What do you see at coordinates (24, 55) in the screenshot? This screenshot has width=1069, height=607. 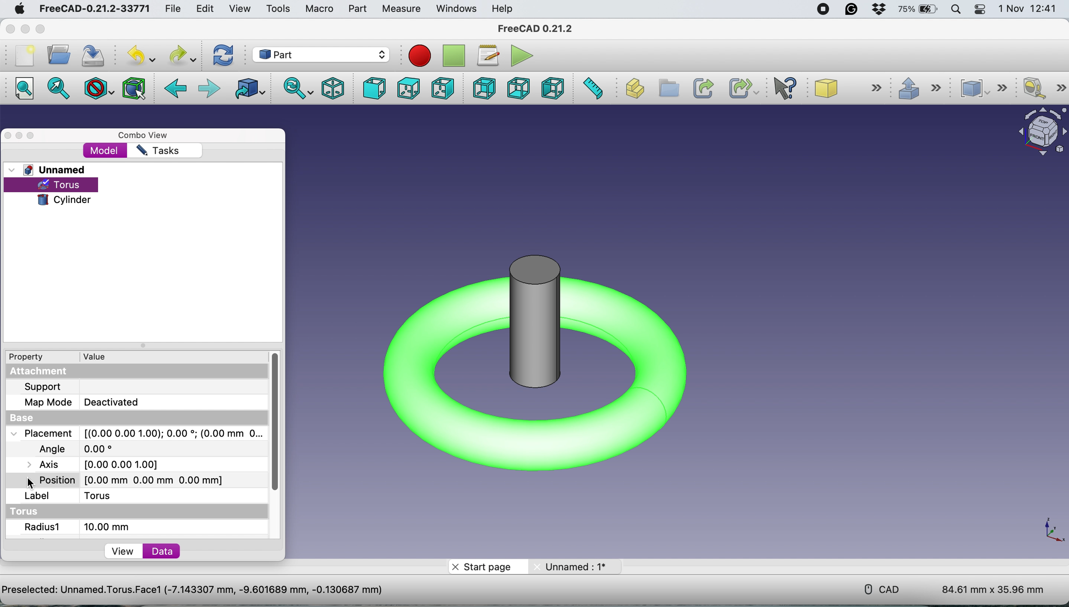 I see `new` at bounding box center [24, 55].